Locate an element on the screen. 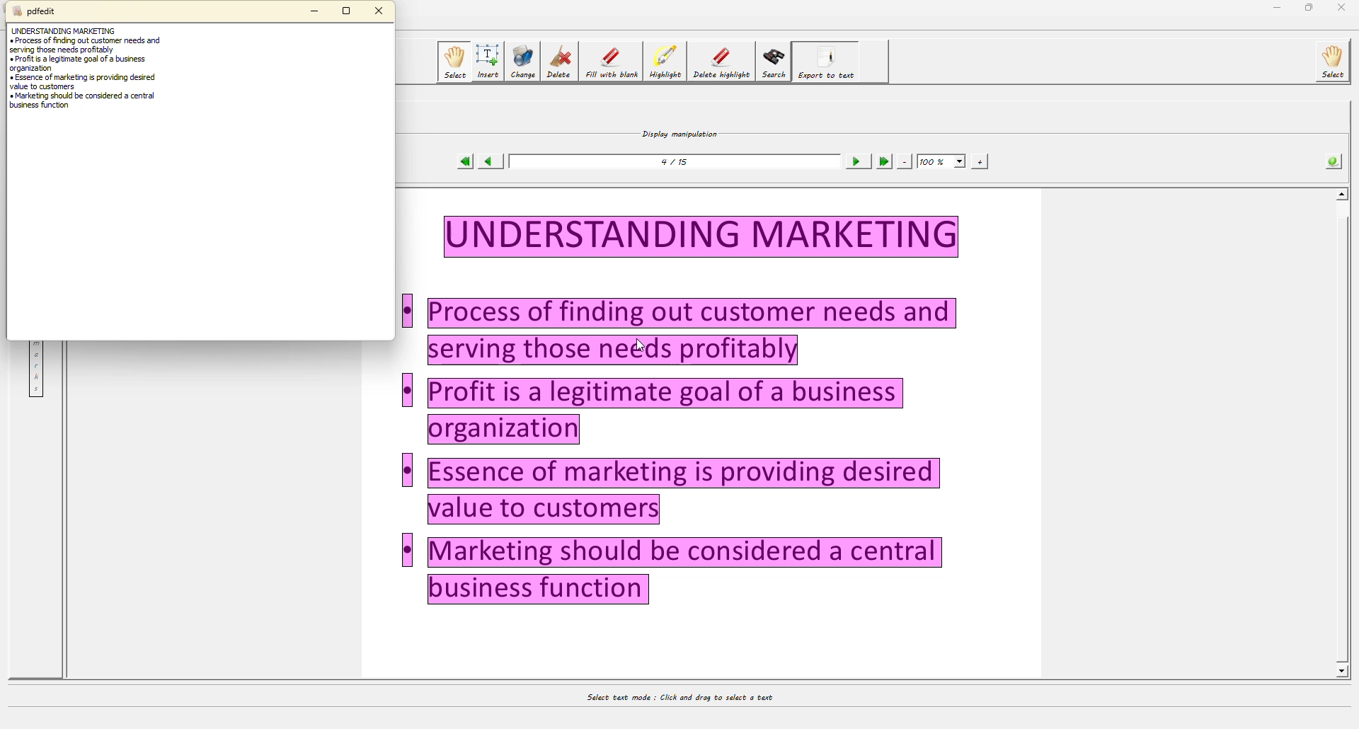 The image size is (1359, 729). delete is located at coordinates (558, 62).